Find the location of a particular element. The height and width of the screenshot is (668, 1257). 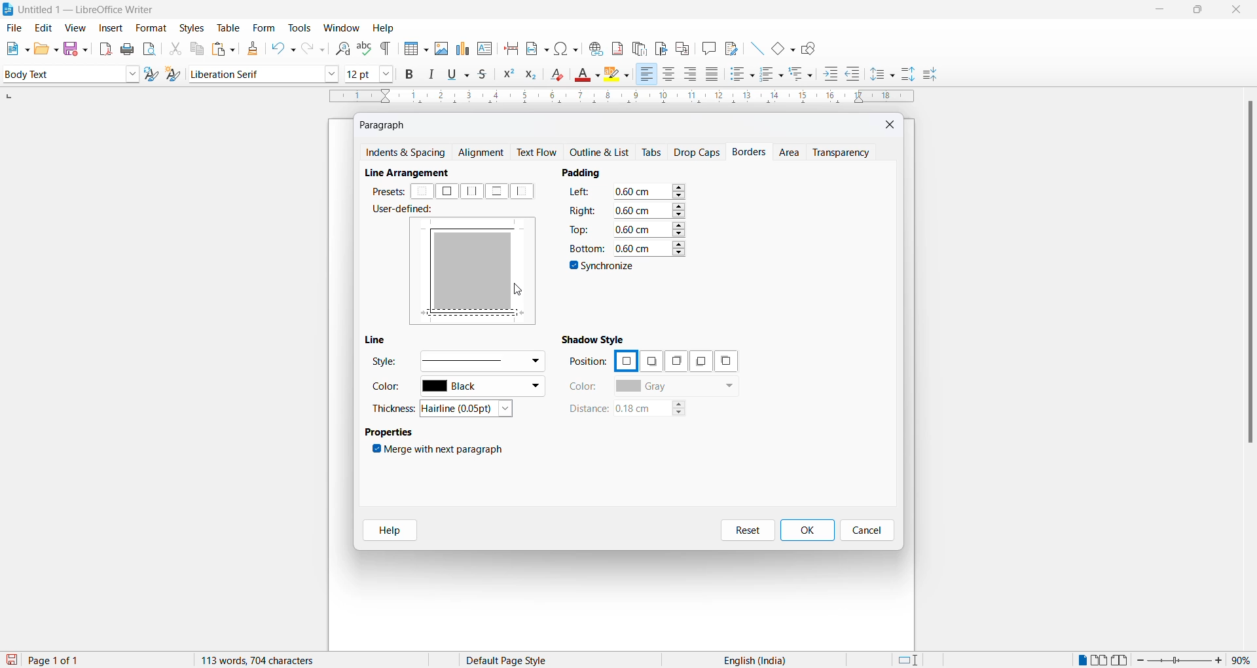

decrease indent is located at coordinates (857, 75).